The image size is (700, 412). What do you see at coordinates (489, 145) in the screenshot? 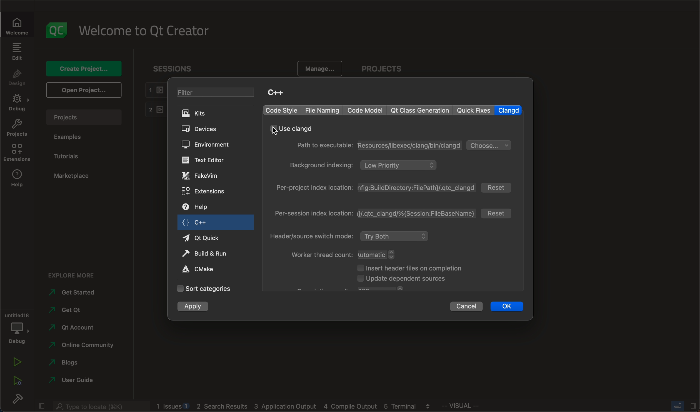
I see `choose` at bounding box center [489, 145].